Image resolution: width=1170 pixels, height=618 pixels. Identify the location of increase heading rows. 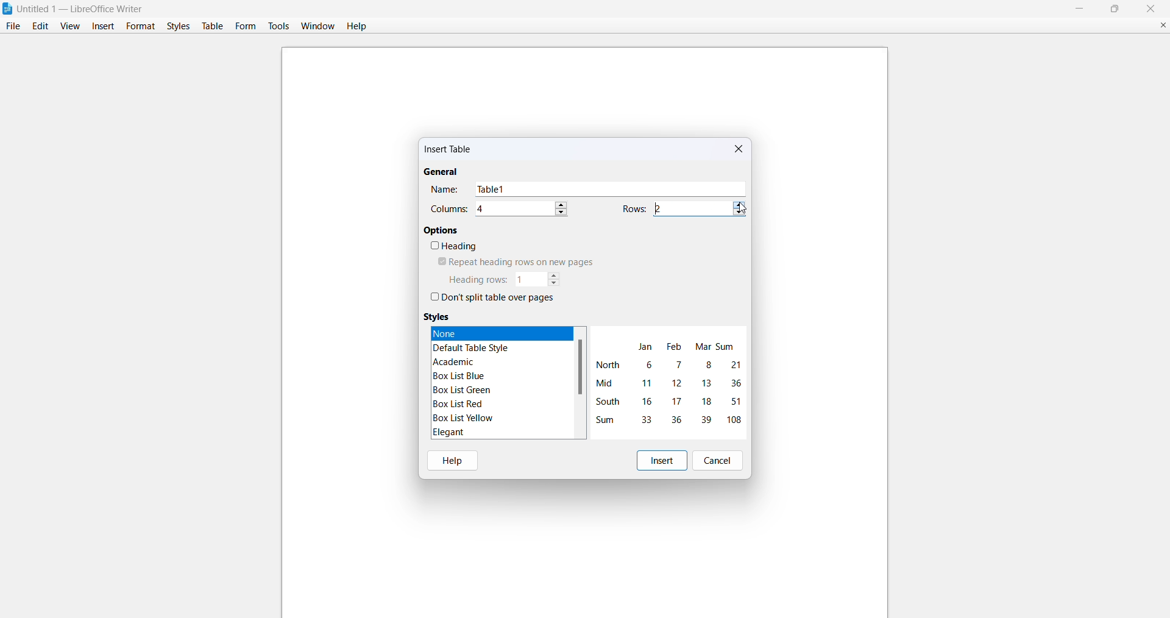
(555, 274).